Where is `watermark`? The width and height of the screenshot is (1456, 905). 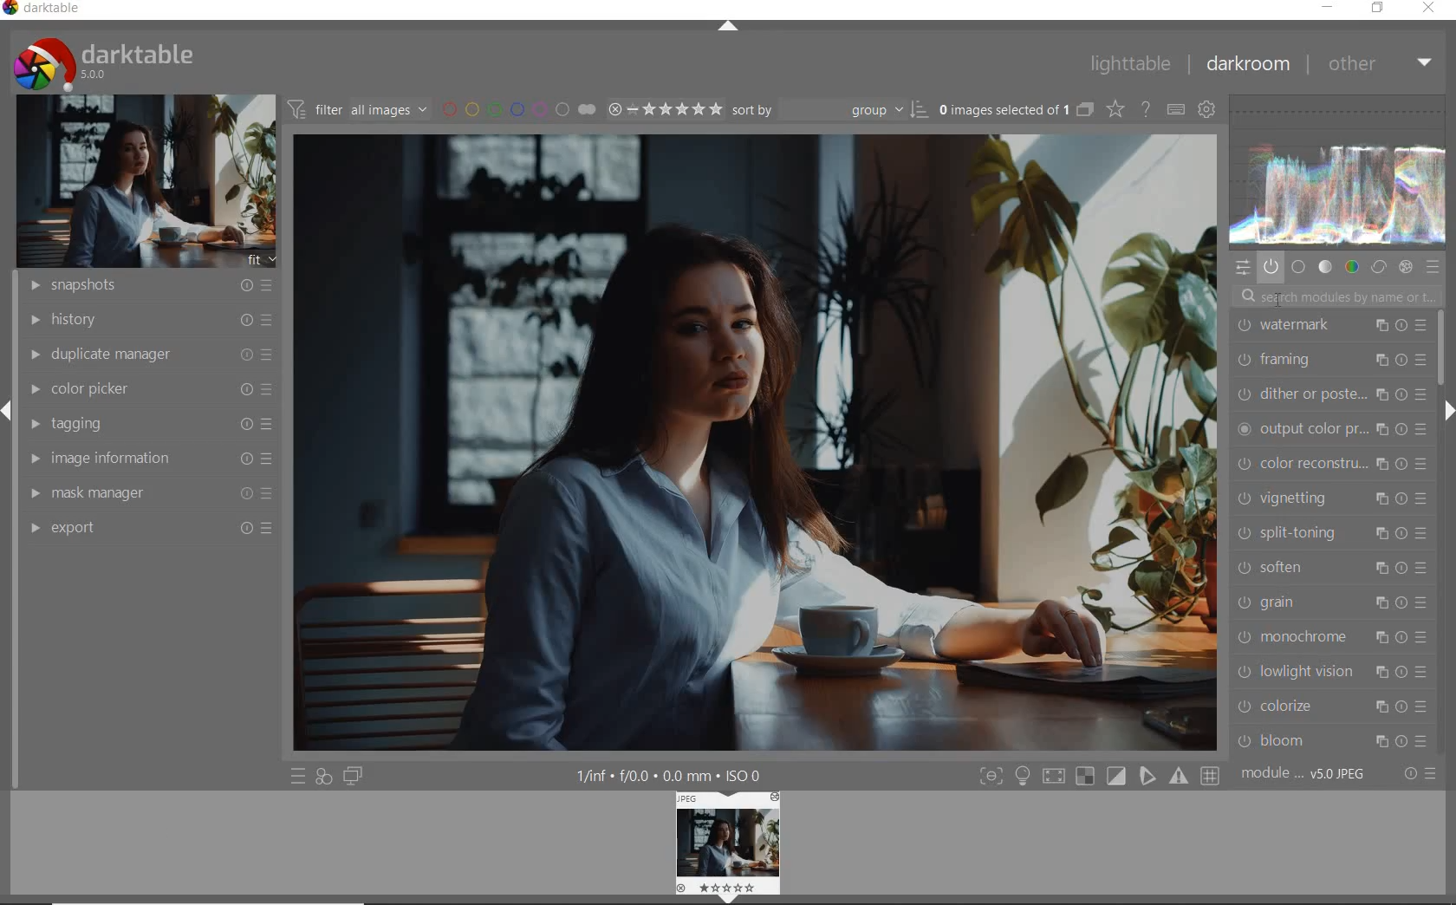 watermark is located at coordinates (1329, 327).